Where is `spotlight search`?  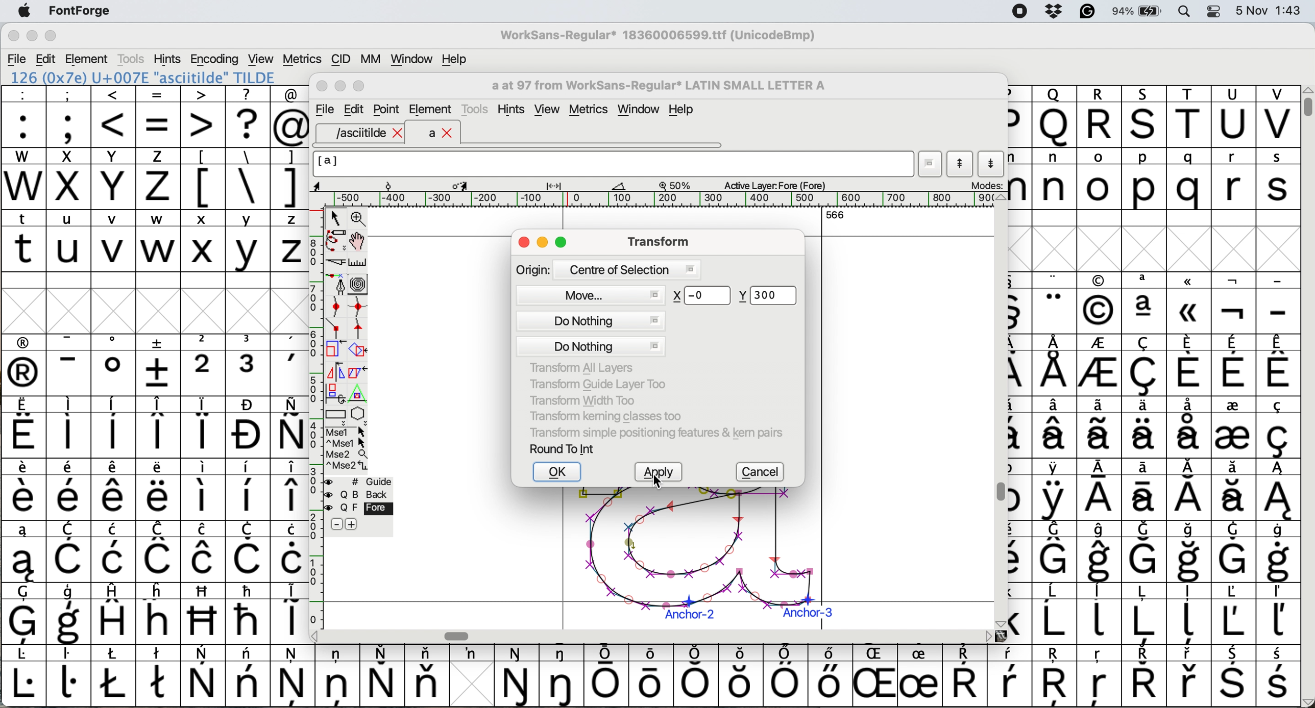 spotlight search is located at coordinates (1190, 11).